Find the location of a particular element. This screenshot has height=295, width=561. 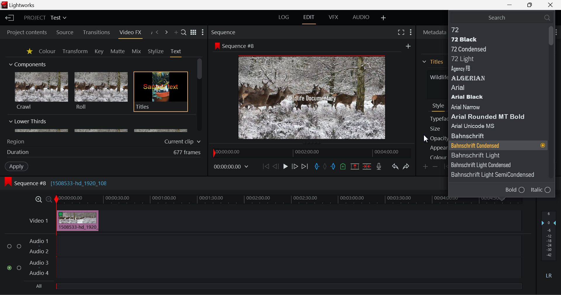

Lower Thirds is located at coordinates (99, 125).